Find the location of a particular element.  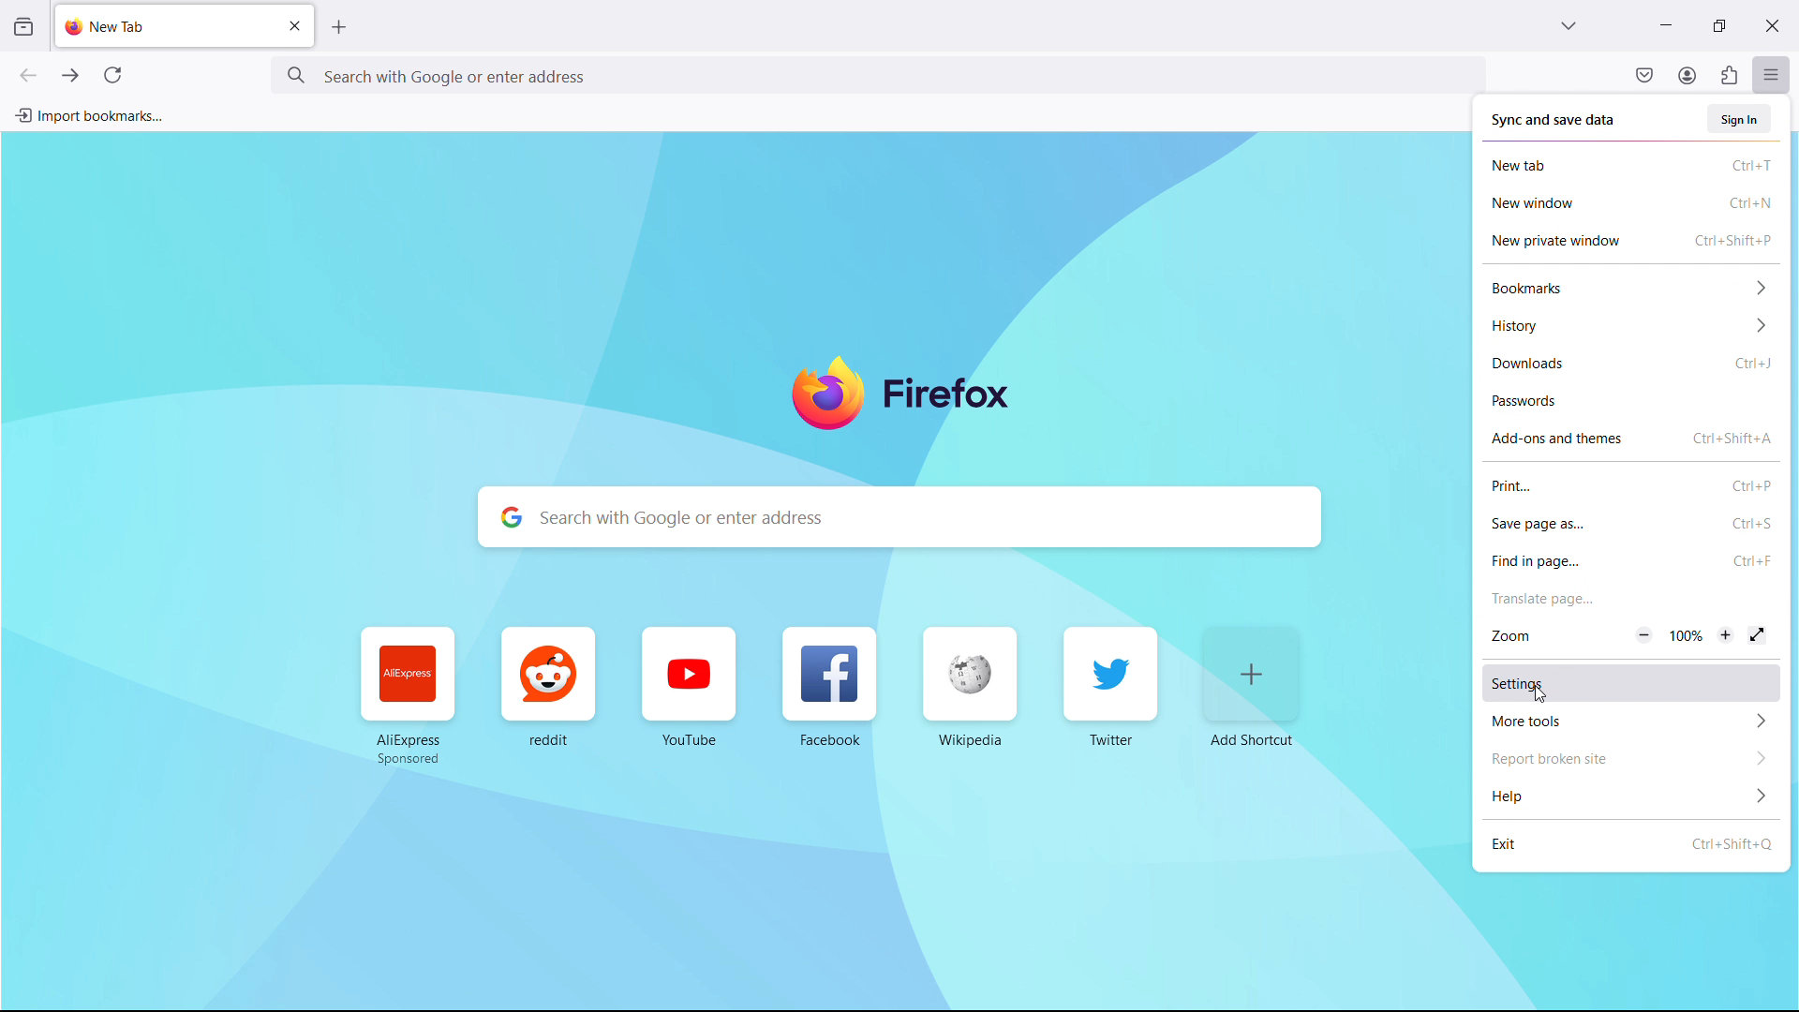

zoom out is located at coordinates (1644, 635).